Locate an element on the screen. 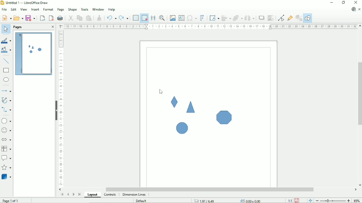  Display grid is located at coordinates (135, 18).